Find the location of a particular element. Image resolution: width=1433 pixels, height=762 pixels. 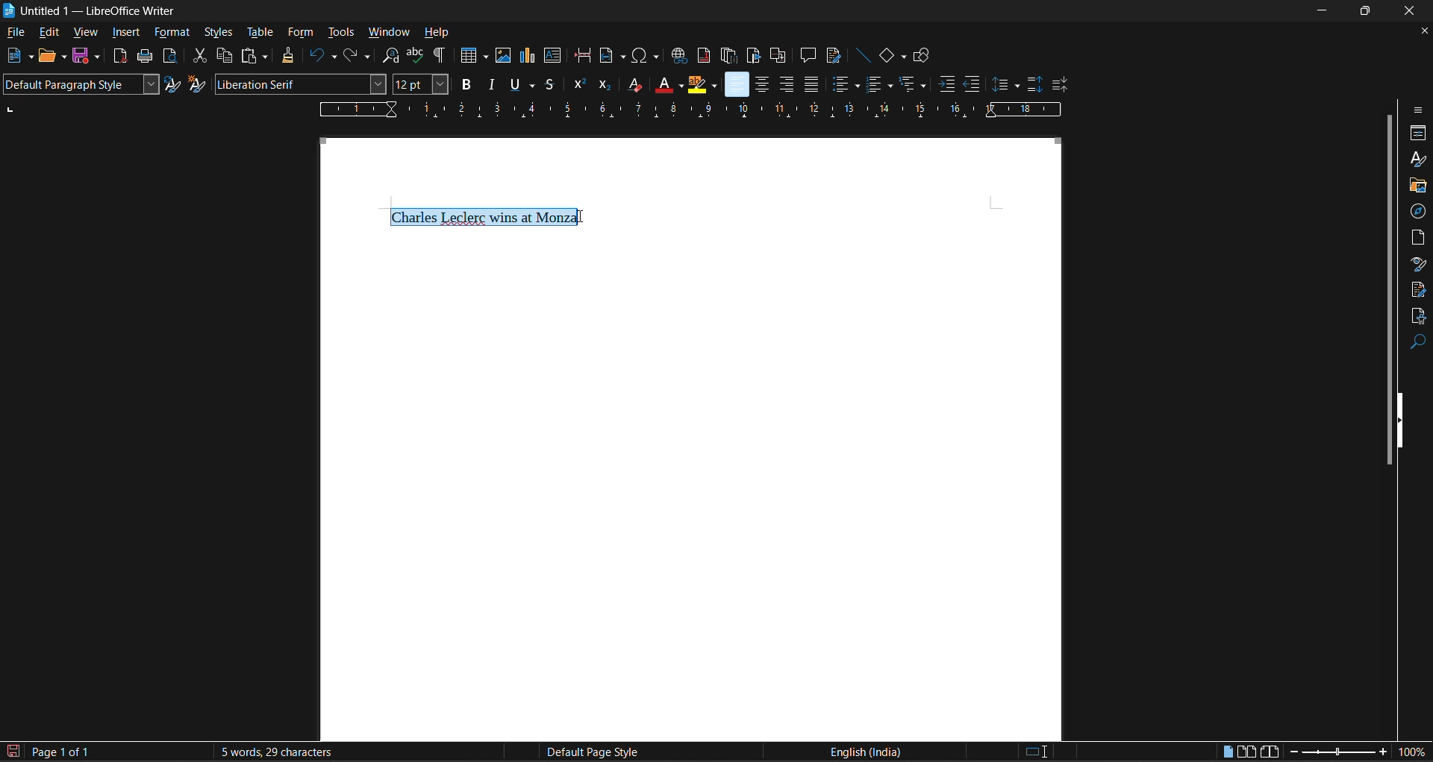

single page view is located at coordinates (1228, 753).